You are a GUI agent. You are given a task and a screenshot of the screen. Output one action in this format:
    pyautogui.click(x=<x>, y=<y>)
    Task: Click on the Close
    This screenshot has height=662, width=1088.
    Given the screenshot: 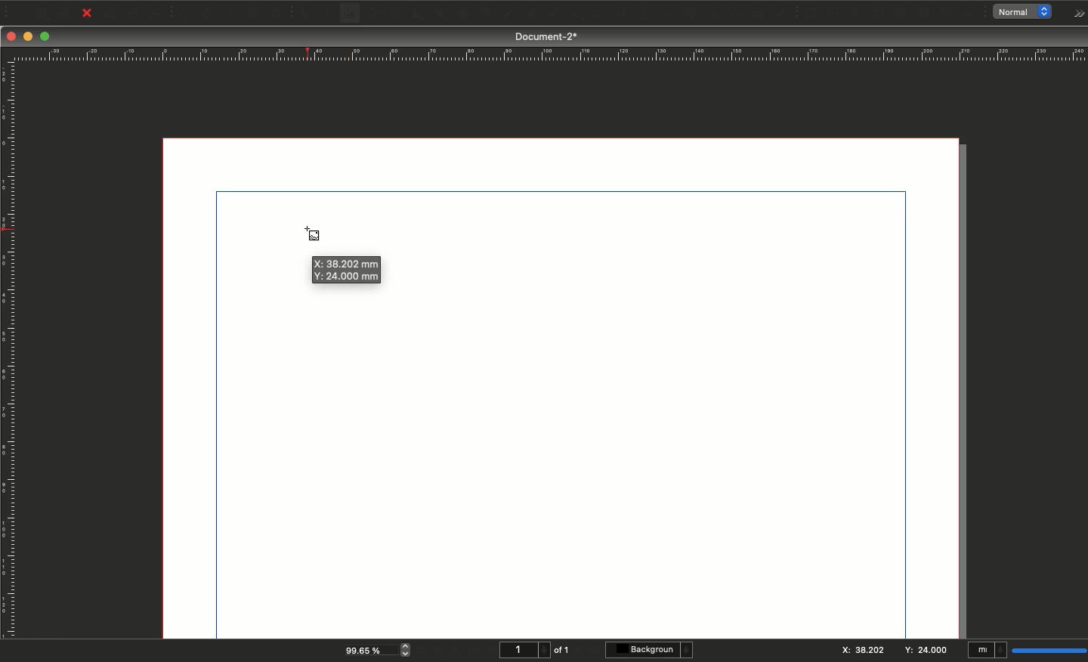 What is the action you would take?
    pyautogui.click(x=87, y=14)
    